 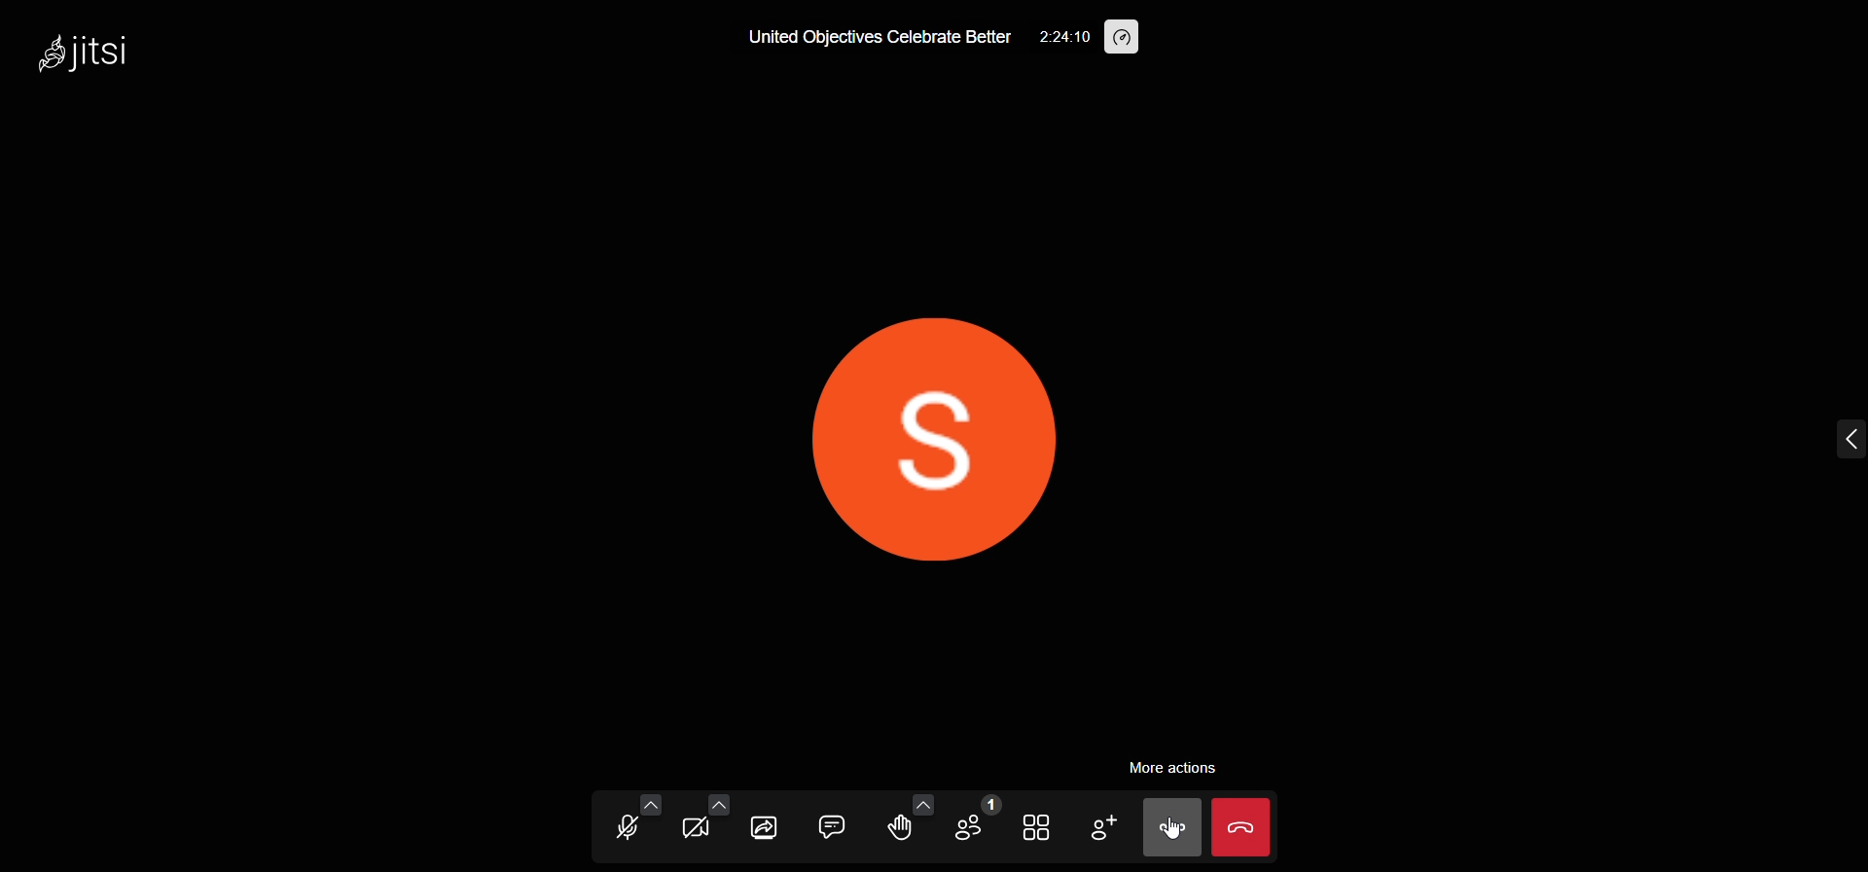 I want to click on United Objectives Celebrate Better, so click(x=877, y=38).